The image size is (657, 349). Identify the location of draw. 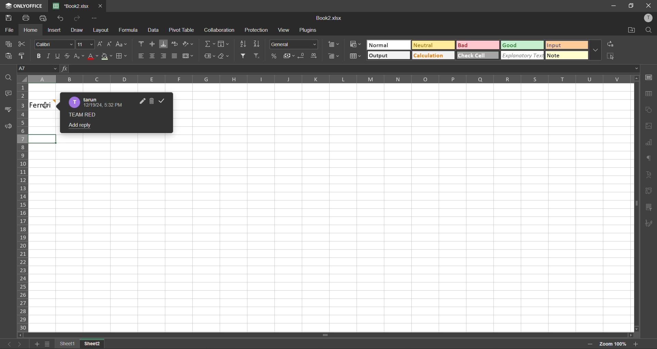
(78, 30).